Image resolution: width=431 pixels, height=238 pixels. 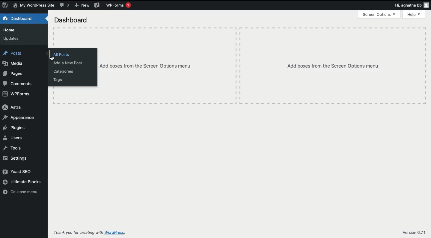 What do you see at coordinates (64, 71) in the screenshot?
I see `Categories` at bounding box center [64, 71].